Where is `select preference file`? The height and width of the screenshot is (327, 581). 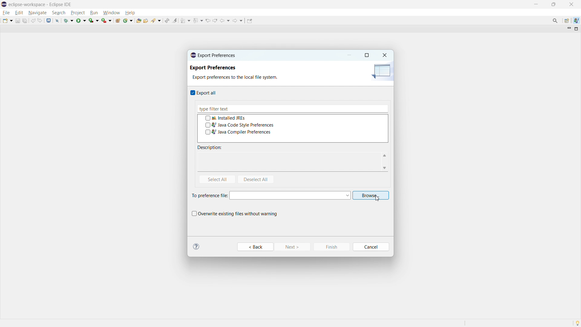 select preference file is located at coordinates (290, 196).